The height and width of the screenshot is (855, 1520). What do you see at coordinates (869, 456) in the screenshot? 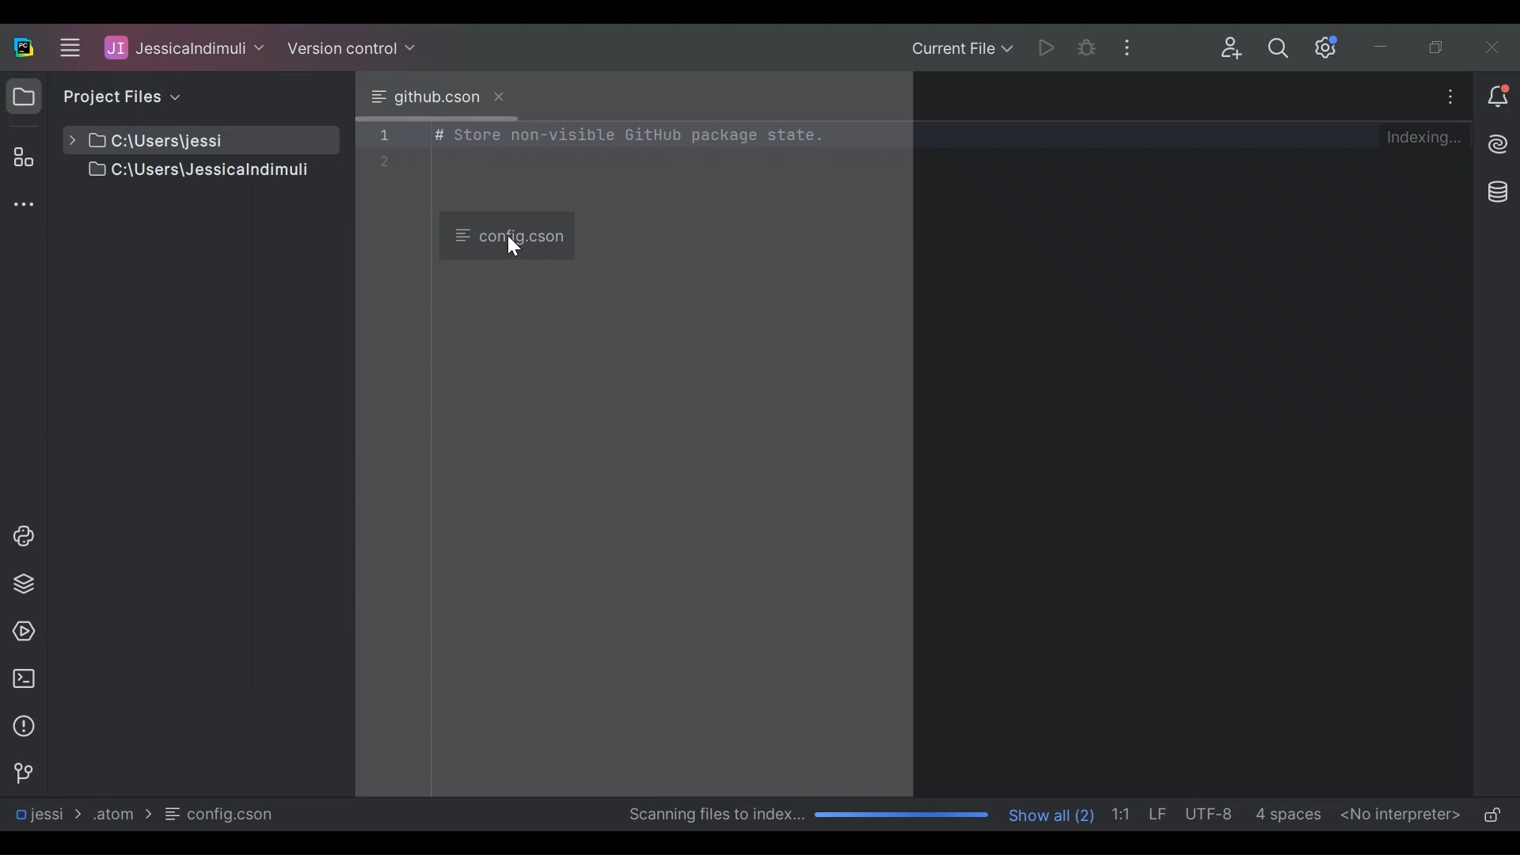
I see `Editor` at bounding box center [869, 456].